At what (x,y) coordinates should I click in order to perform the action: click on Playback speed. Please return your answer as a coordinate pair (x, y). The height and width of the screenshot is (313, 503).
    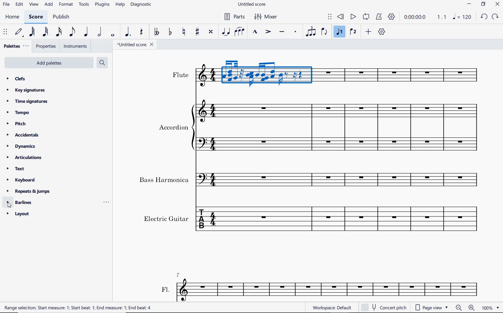
    Looking at the image, I should click on (442, 17).